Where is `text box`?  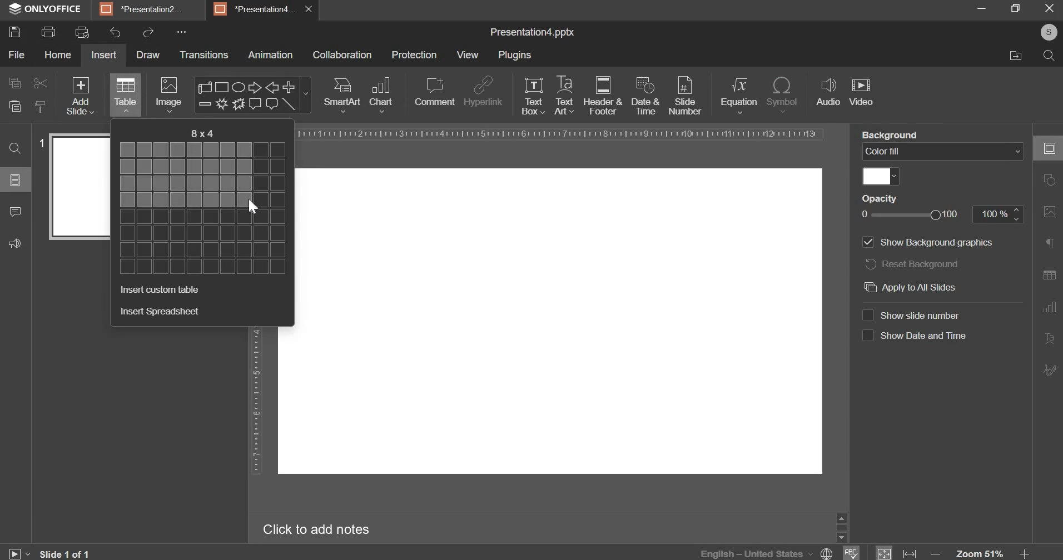 text box is located at coordinates (534, 97).